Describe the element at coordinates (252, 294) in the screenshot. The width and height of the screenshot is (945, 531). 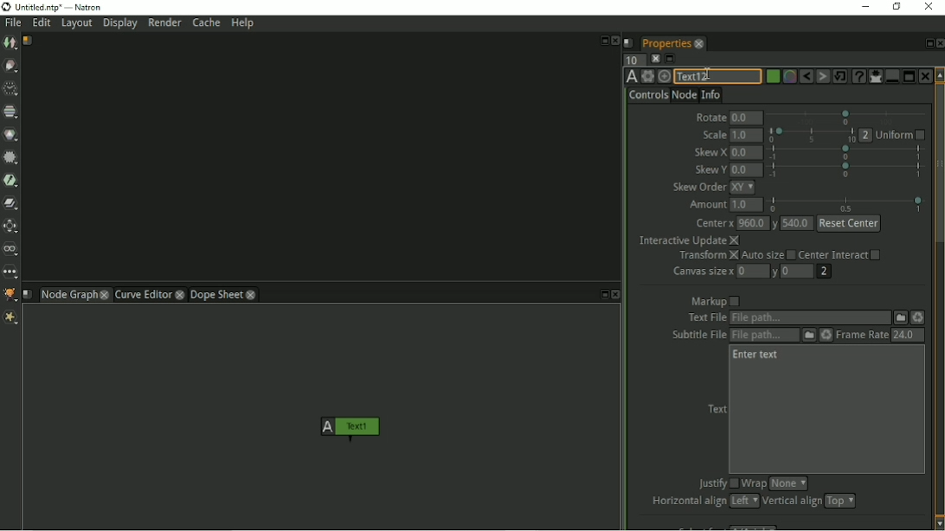
I see `close` at that location.